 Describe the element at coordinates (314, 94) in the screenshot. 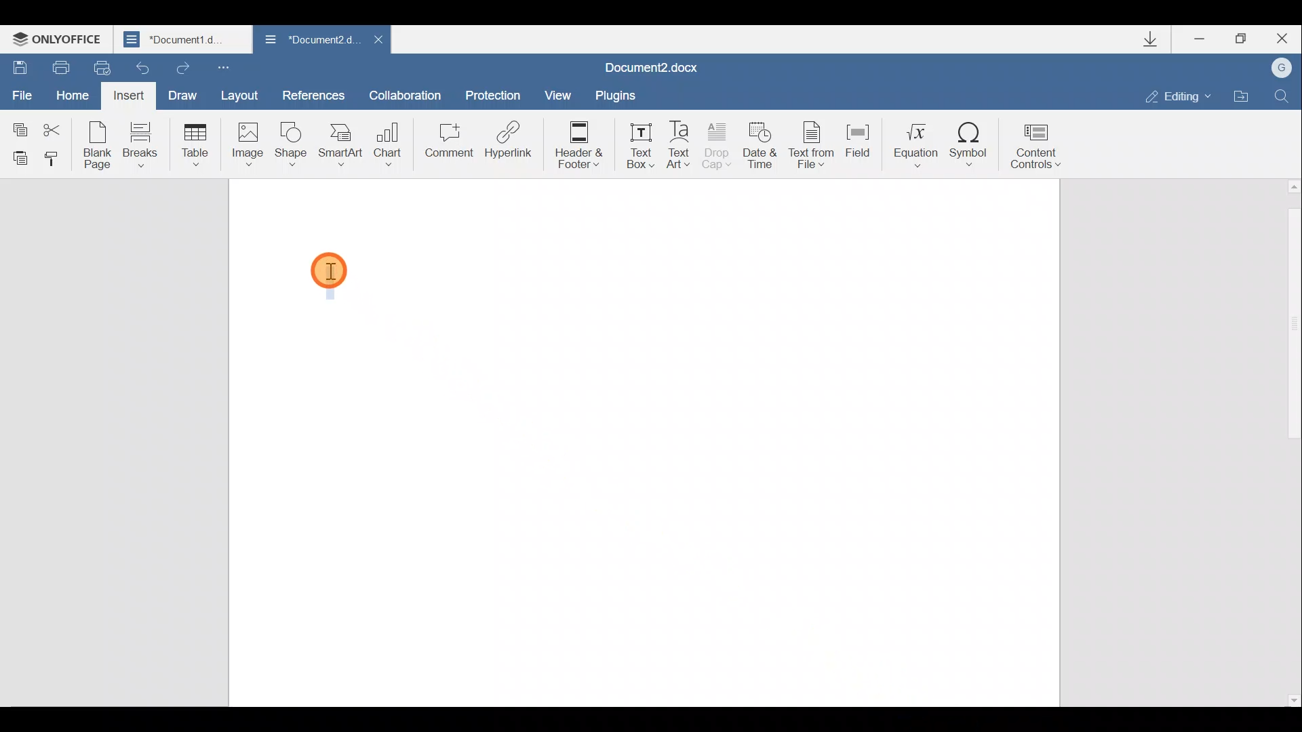

I see `References` at that location.